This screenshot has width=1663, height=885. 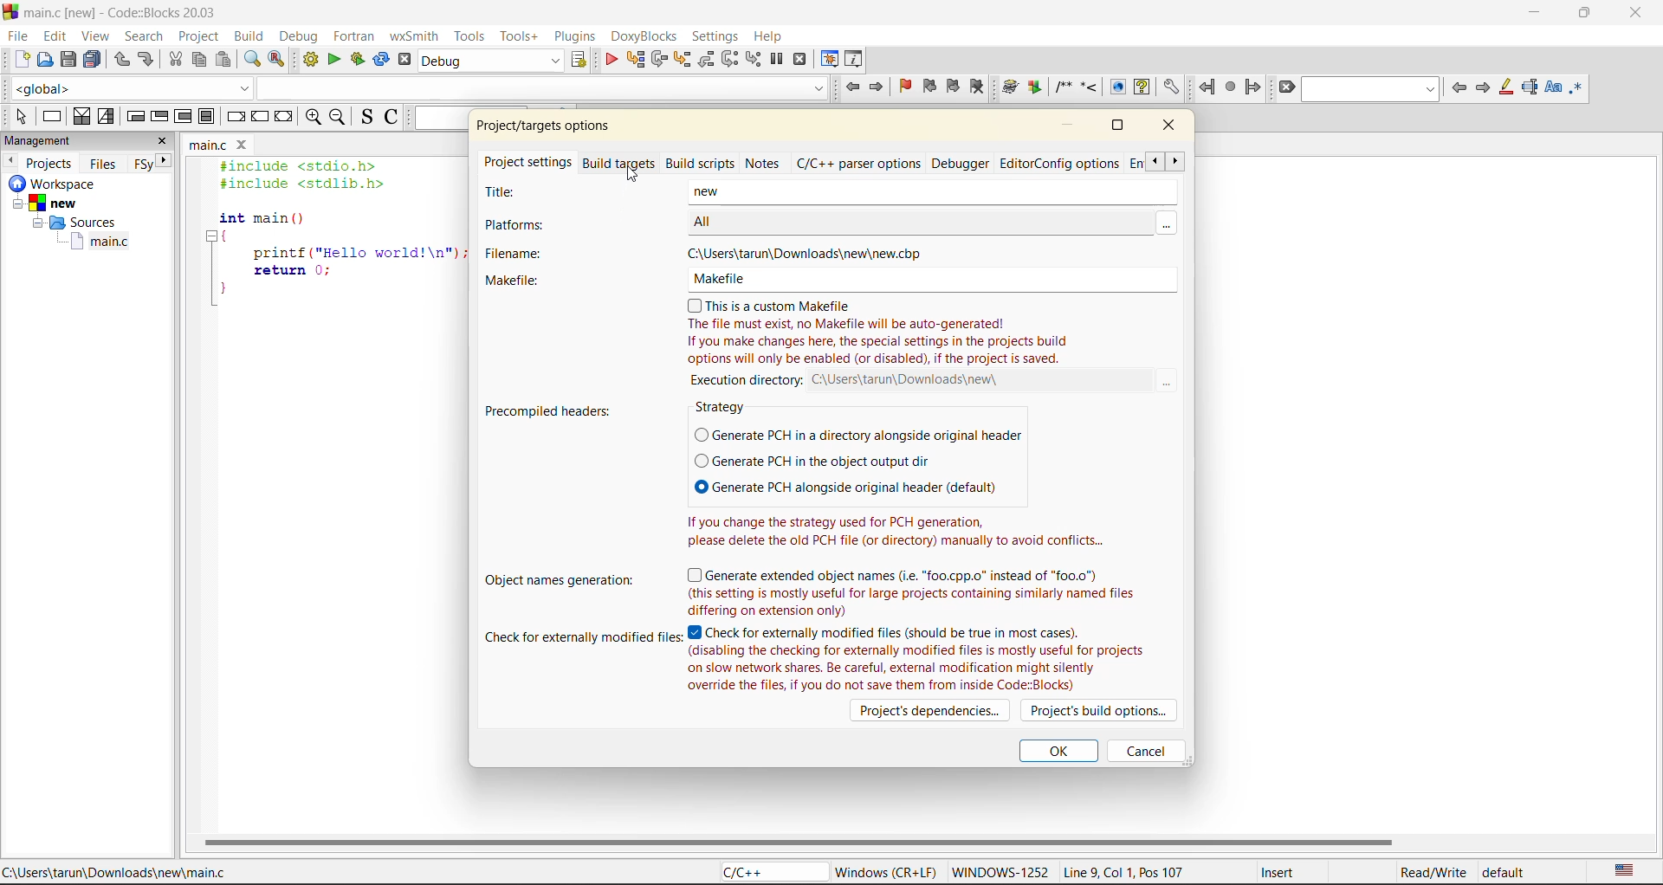 I want to click on notes, so click(x=765, y=161).